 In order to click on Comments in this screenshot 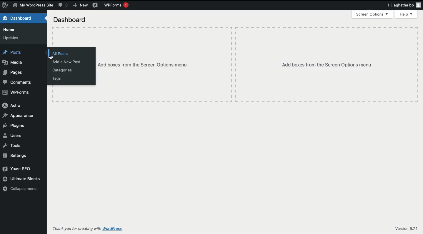, I will do `click(17, 82)`.